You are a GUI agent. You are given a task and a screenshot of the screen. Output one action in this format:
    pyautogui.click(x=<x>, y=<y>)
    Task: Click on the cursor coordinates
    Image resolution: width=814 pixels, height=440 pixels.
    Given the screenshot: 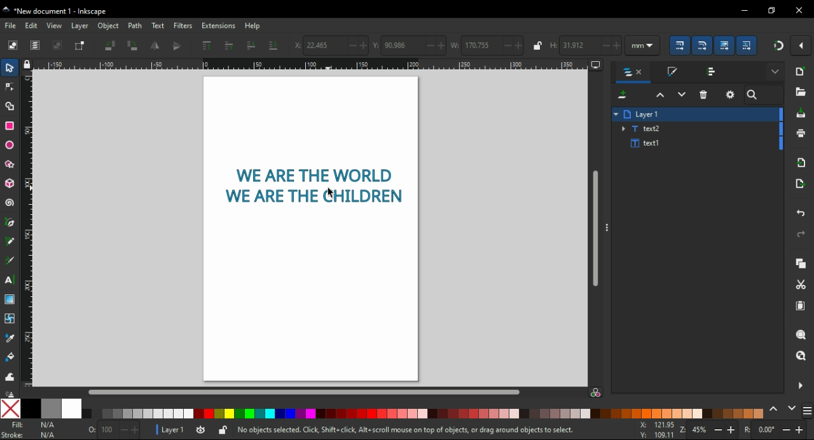 What is the action you would take?
    pyautogui.click(x=658, y=430)
    